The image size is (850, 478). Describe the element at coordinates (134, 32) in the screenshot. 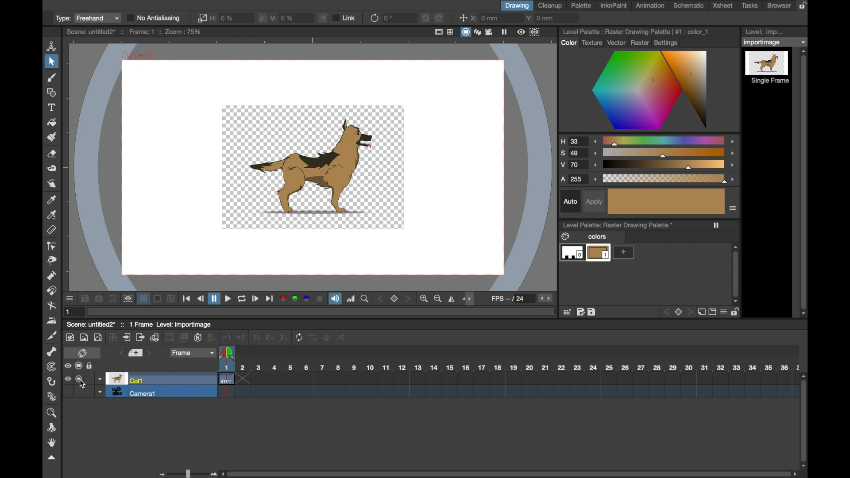

I see `Scene: untitled2* :: Frame: 1 :: Zoom: 75%` at that location.